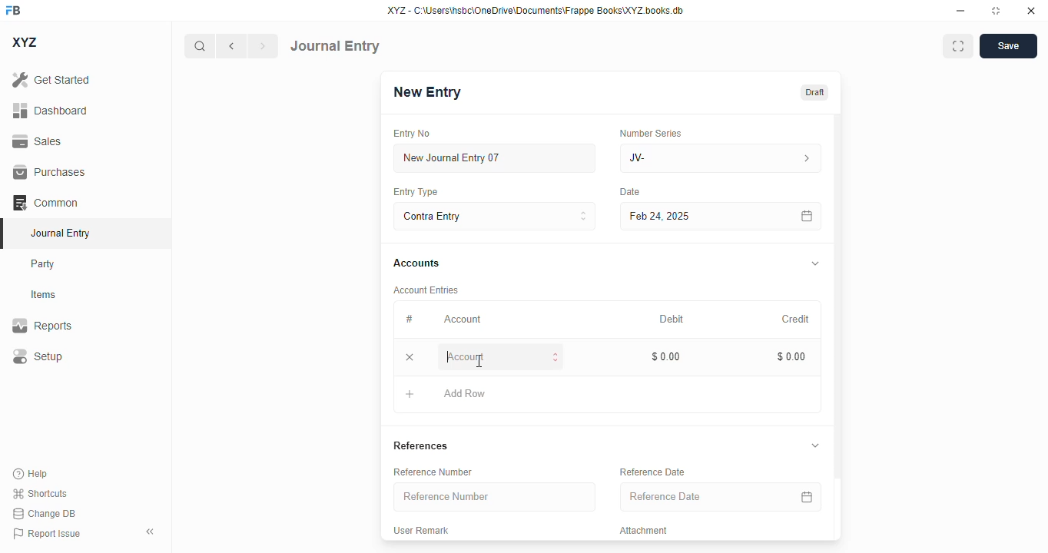 The width and height of the screenshot is (1048, 553). What do you see at coordinates (413, 133) in the screenshot?
I see `entry no` at bounding box center [413, 133].